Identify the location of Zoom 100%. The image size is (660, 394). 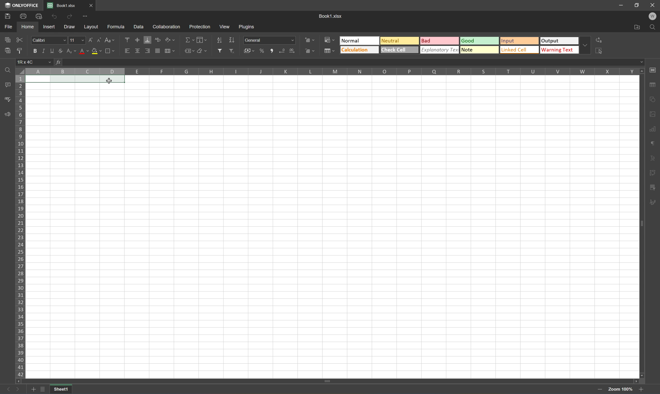
(619, 389).